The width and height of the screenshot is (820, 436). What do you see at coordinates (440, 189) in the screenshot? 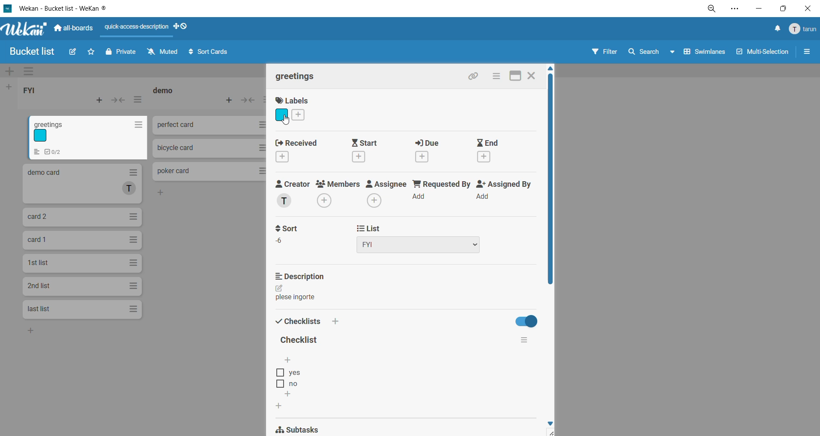
I see `requested by` at bounding box center [440, 189].